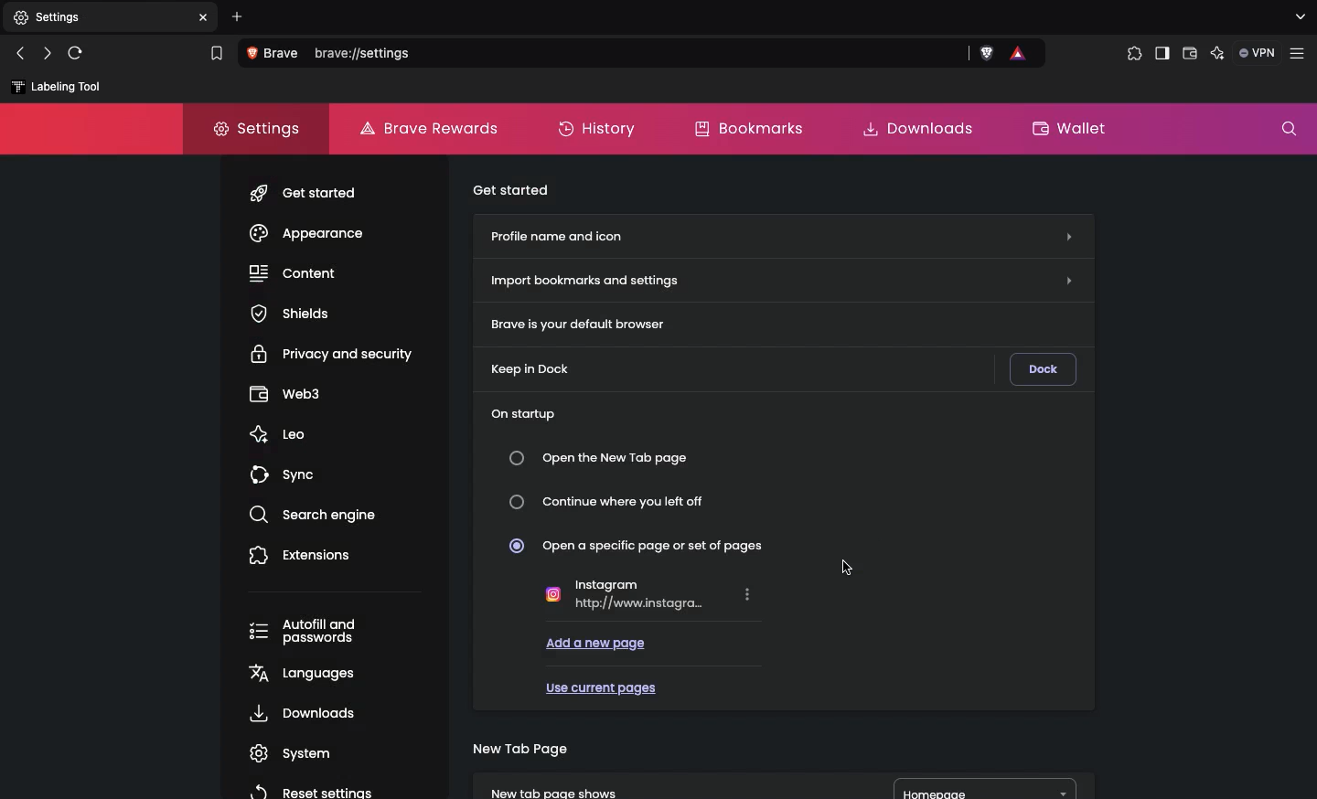 This screenshot has height=799, width=1317. I want to click on Homepage, so click(988, 788).